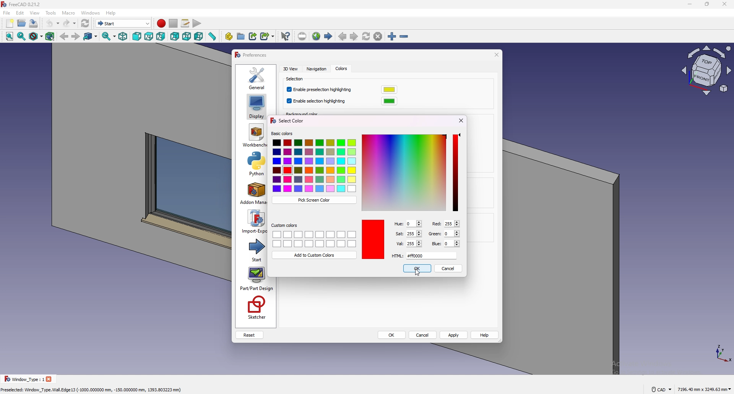 This screenshot has height=394, width=734. Describe the element at coordinates (69, 23) in the screenshot. I see `redo` at that location.